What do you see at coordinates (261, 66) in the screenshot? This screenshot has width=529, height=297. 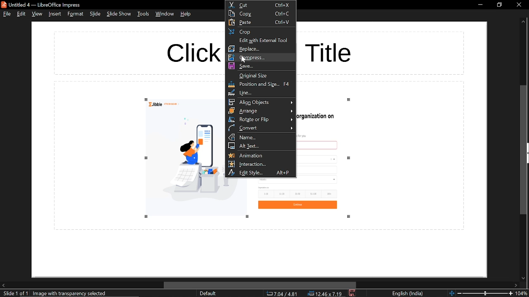 I see `save` at bounding box center [261, 66].